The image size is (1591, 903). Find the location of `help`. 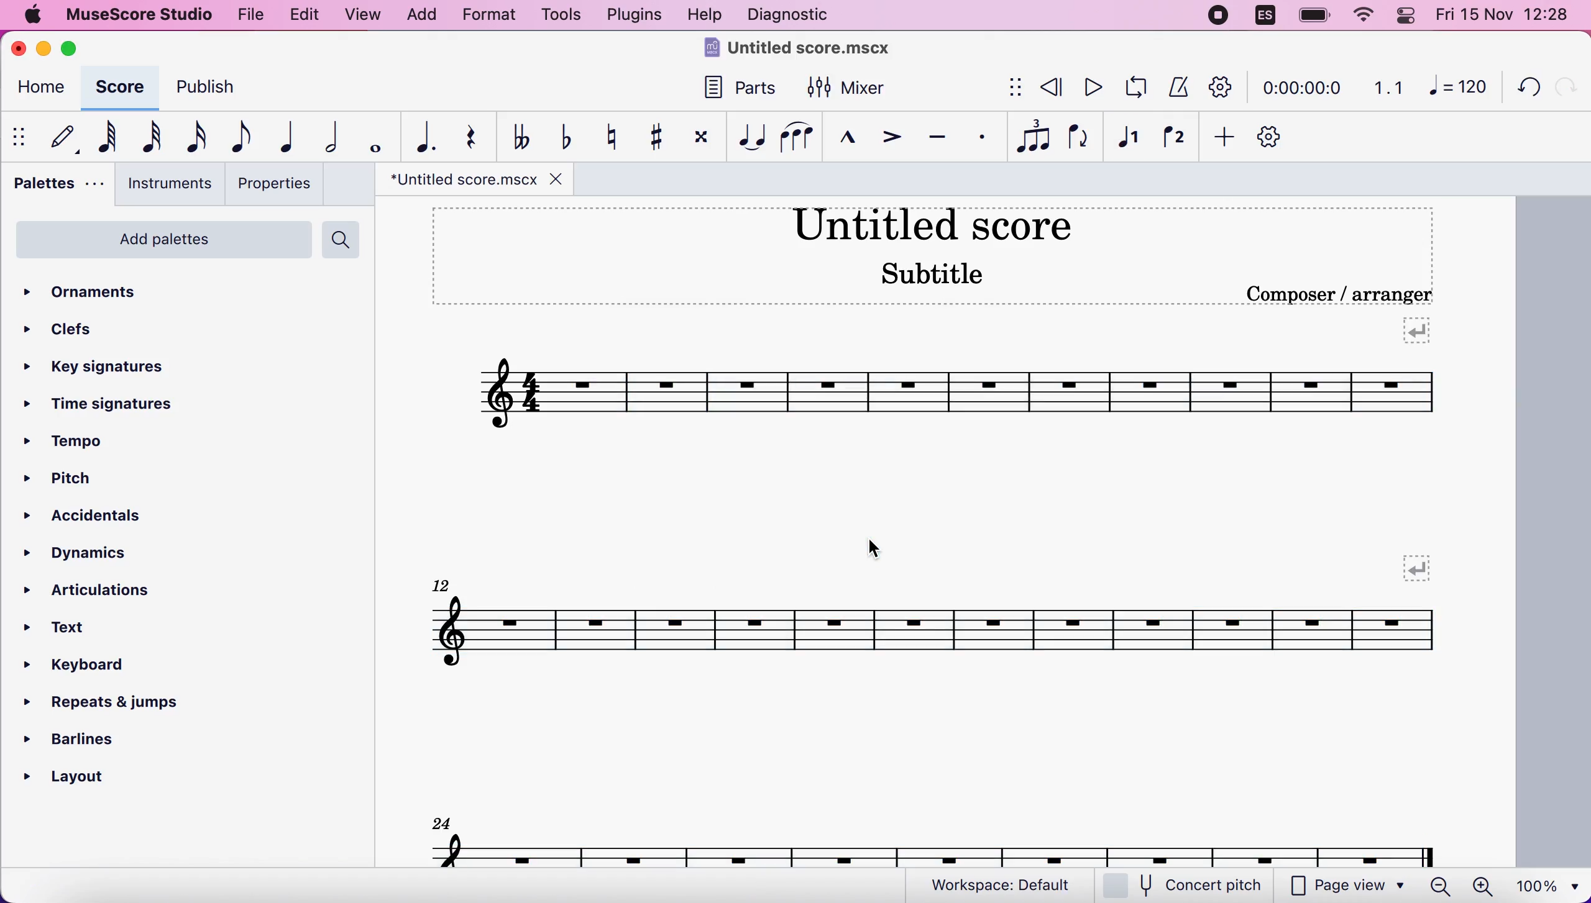

help is located at coordinates (705, 17).